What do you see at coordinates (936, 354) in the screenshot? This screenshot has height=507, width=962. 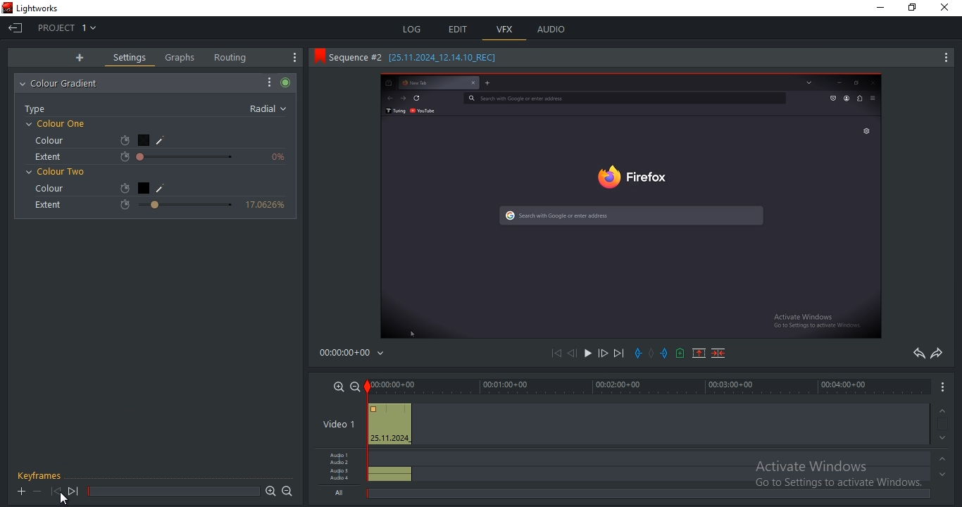 I see `redo` at bounding box center [936, 354].